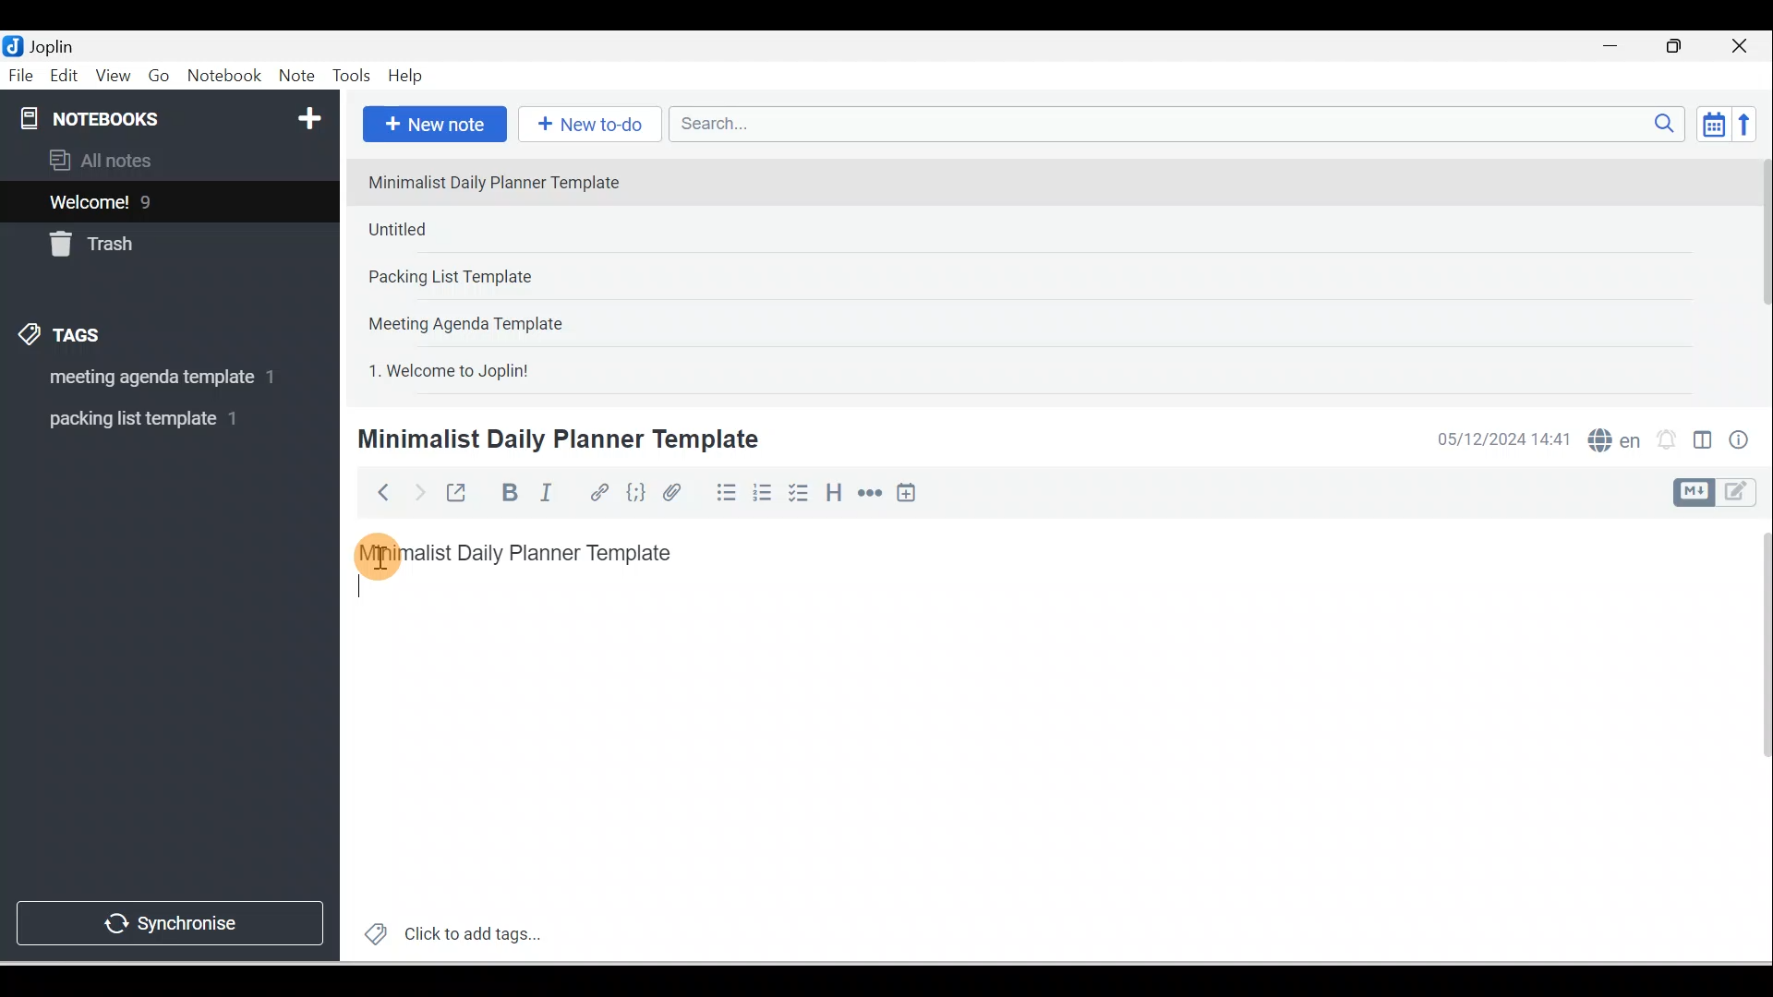 The height and width of the screenshot is (997, 1773). I want to click on Toggle editor layout, so click(1721, 493).